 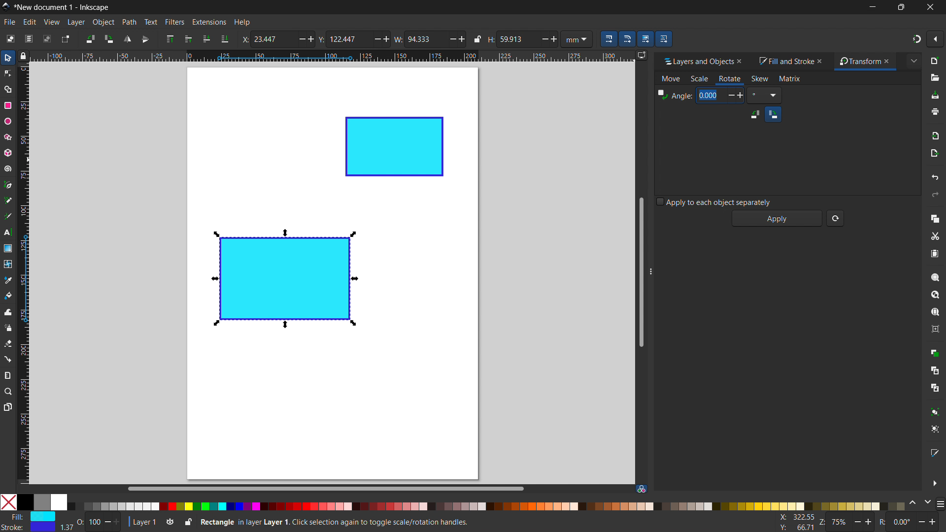 What do you see at coordinates (936, 61) in the screenshot?
I see `new` at bounding box center [936, 61].